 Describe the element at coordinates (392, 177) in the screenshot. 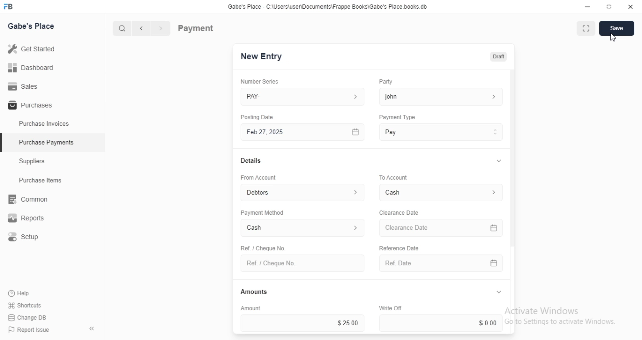

I see `To Account` at that location.